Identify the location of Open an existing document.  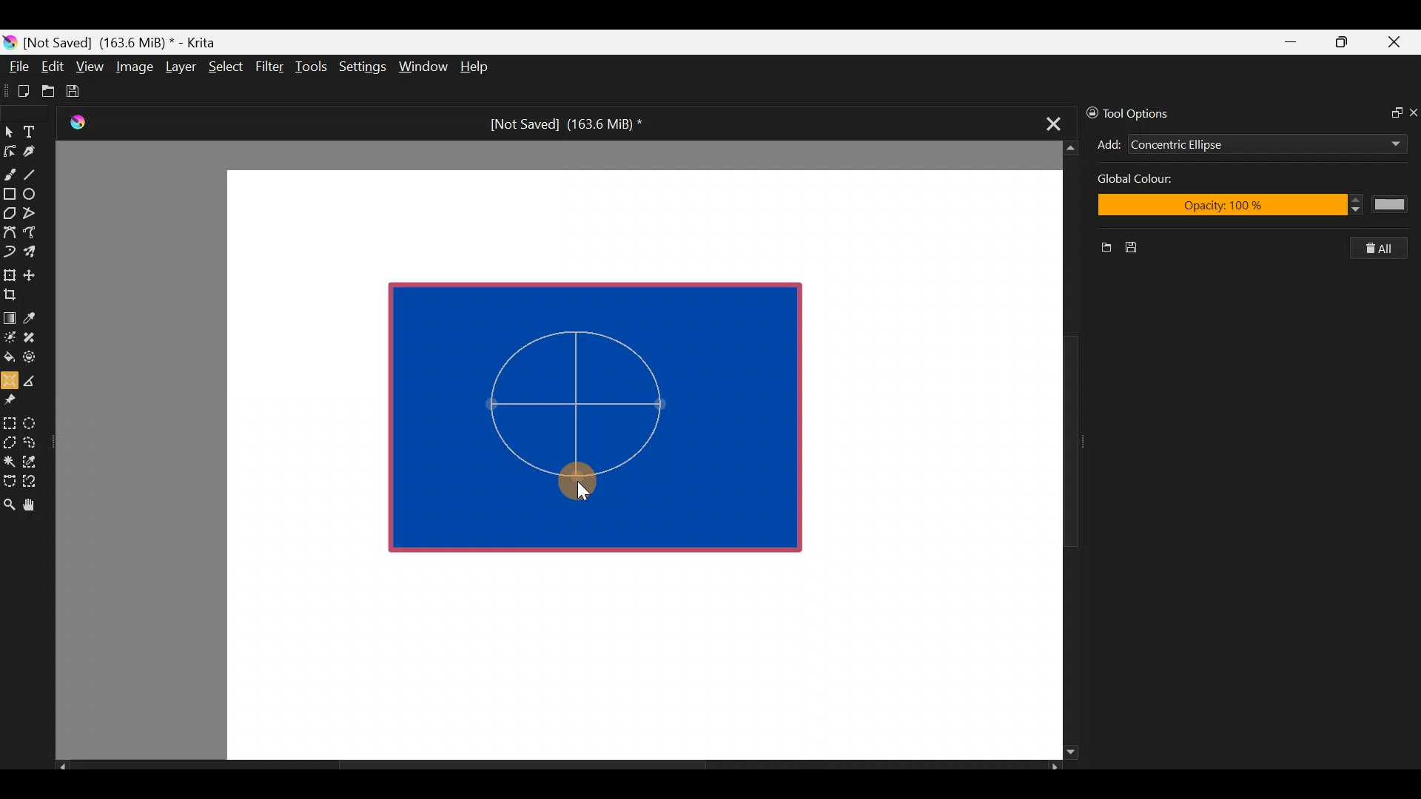
(49, 93).